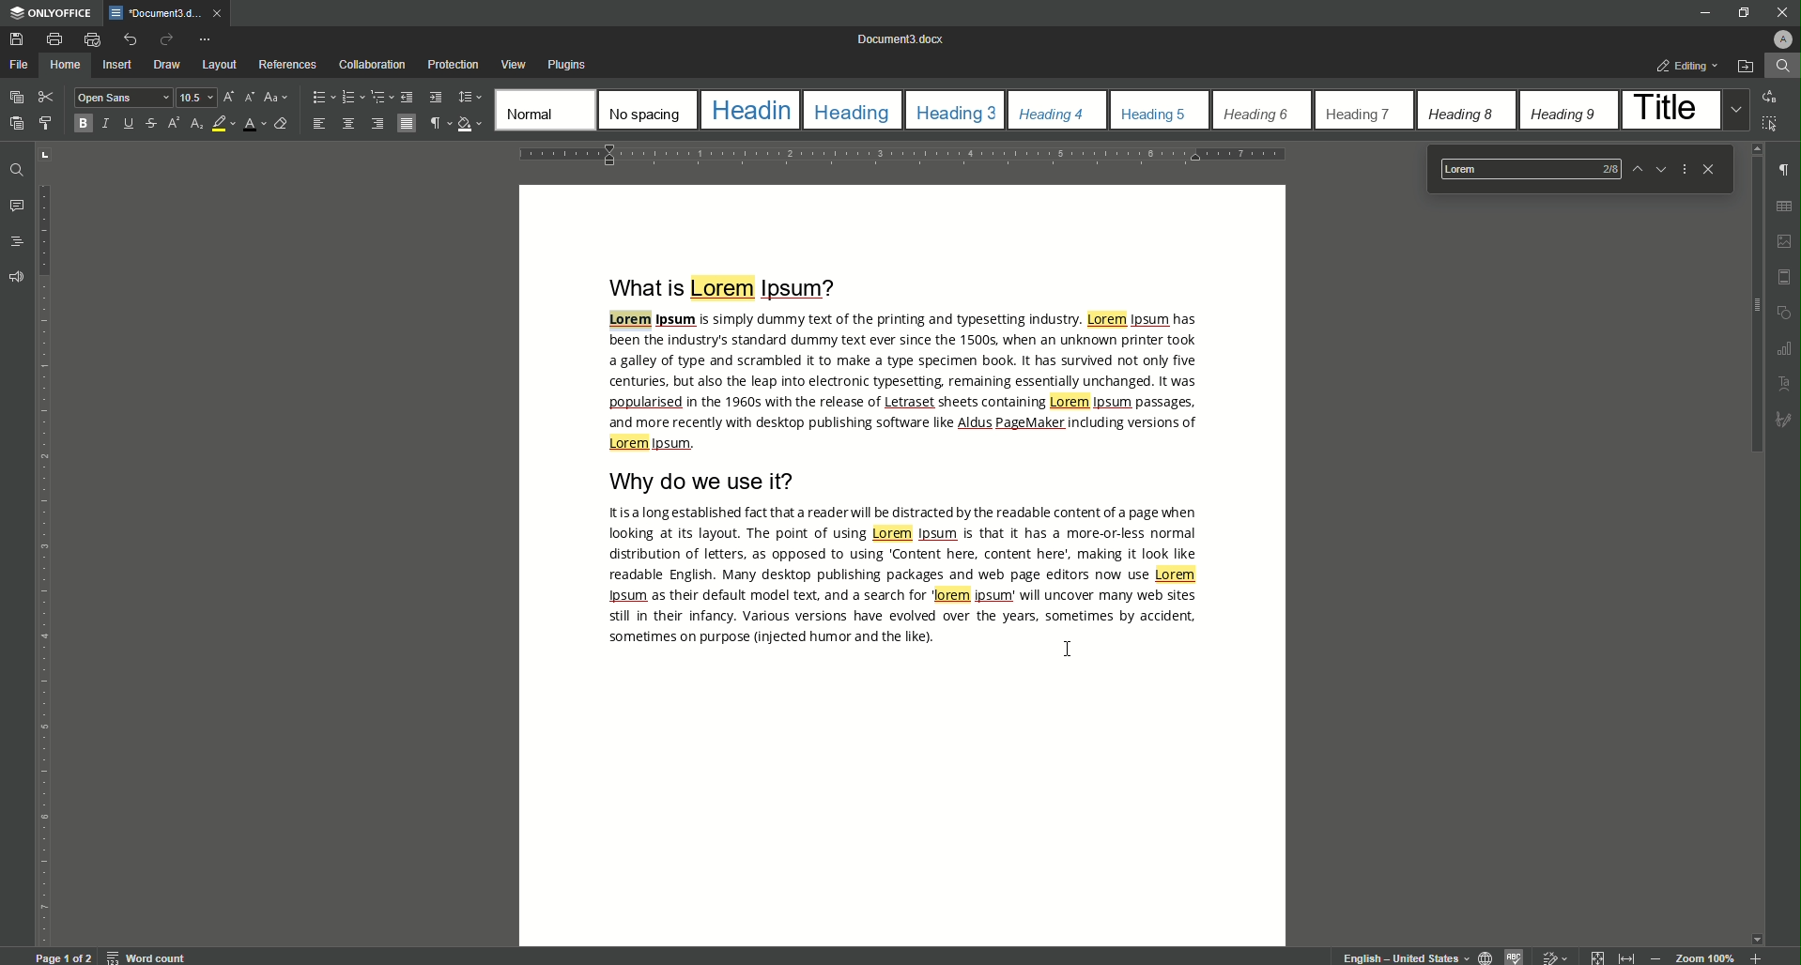 This screenshot has height=965, width=1801. I want to click on Non-printing Characters, so click(437, 125).